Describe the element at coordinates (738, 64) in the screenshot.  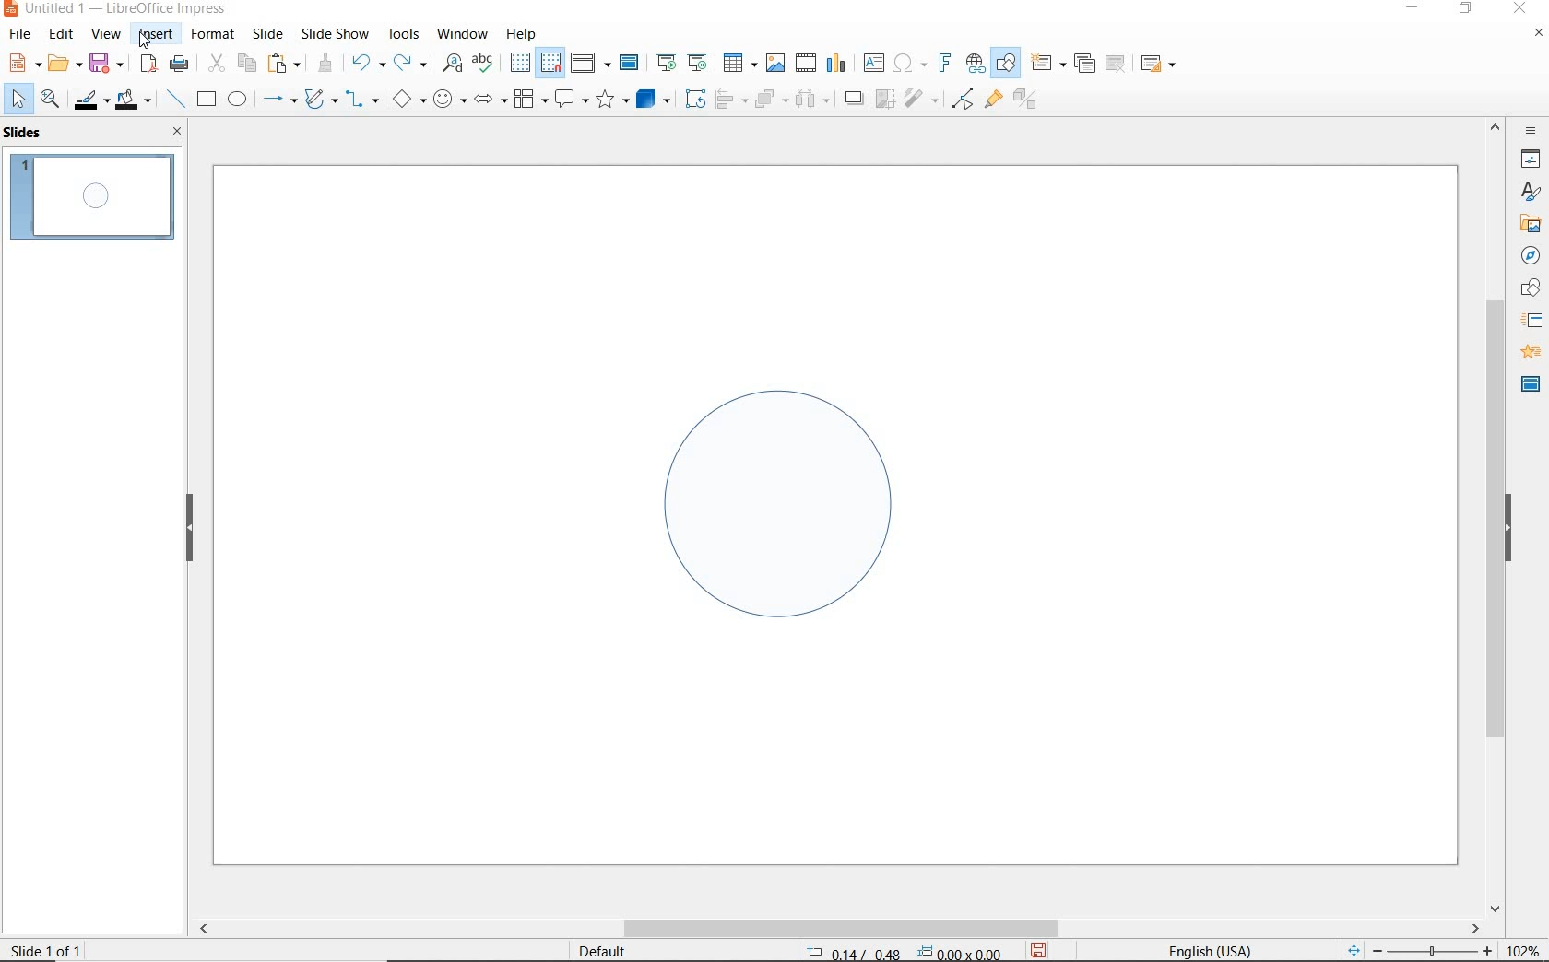
I see `insert table` at that location.